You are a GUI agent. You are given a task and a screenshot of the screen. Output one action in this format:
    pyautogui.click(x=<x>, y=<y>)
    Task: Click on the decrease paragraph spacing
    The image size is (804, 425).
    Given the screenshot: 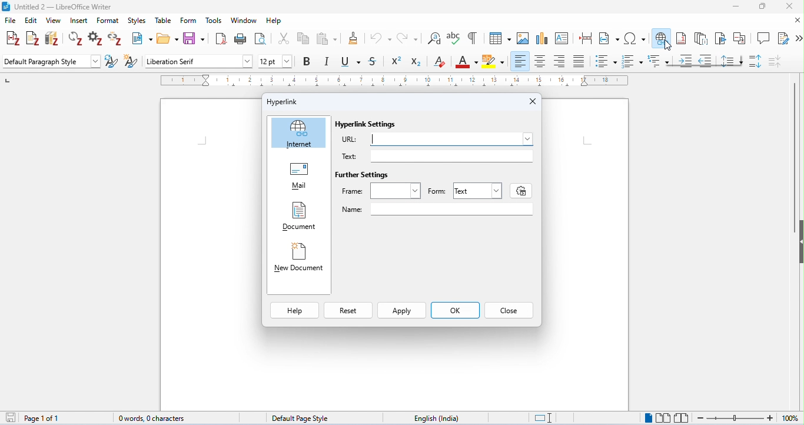 What is the action you would take?
    pyautogui.click(x=775, y=61)
    